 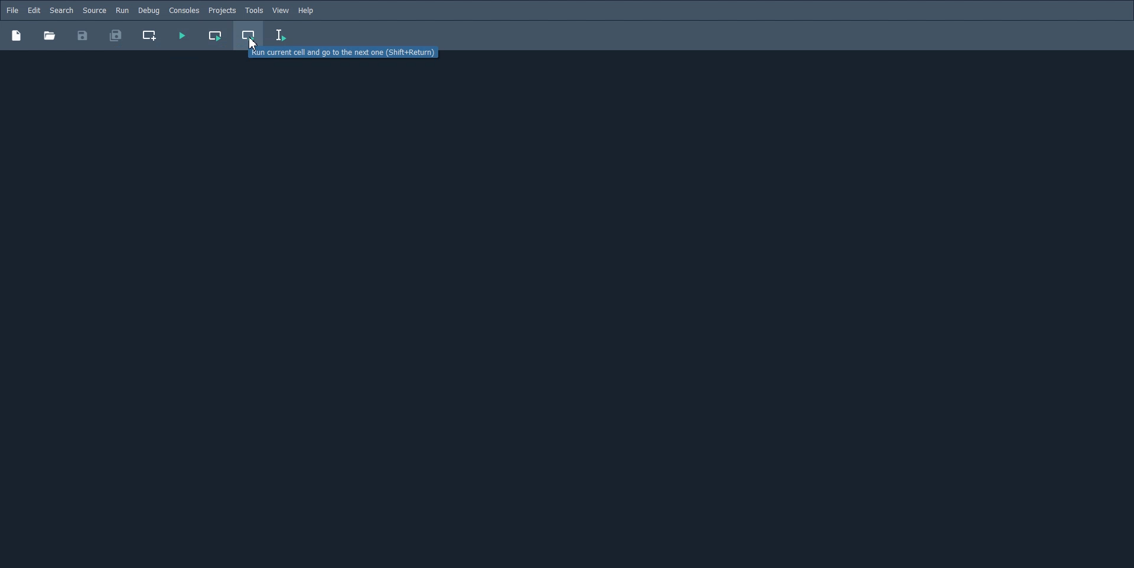 I want to click on Run, so click(x=122, y=10).